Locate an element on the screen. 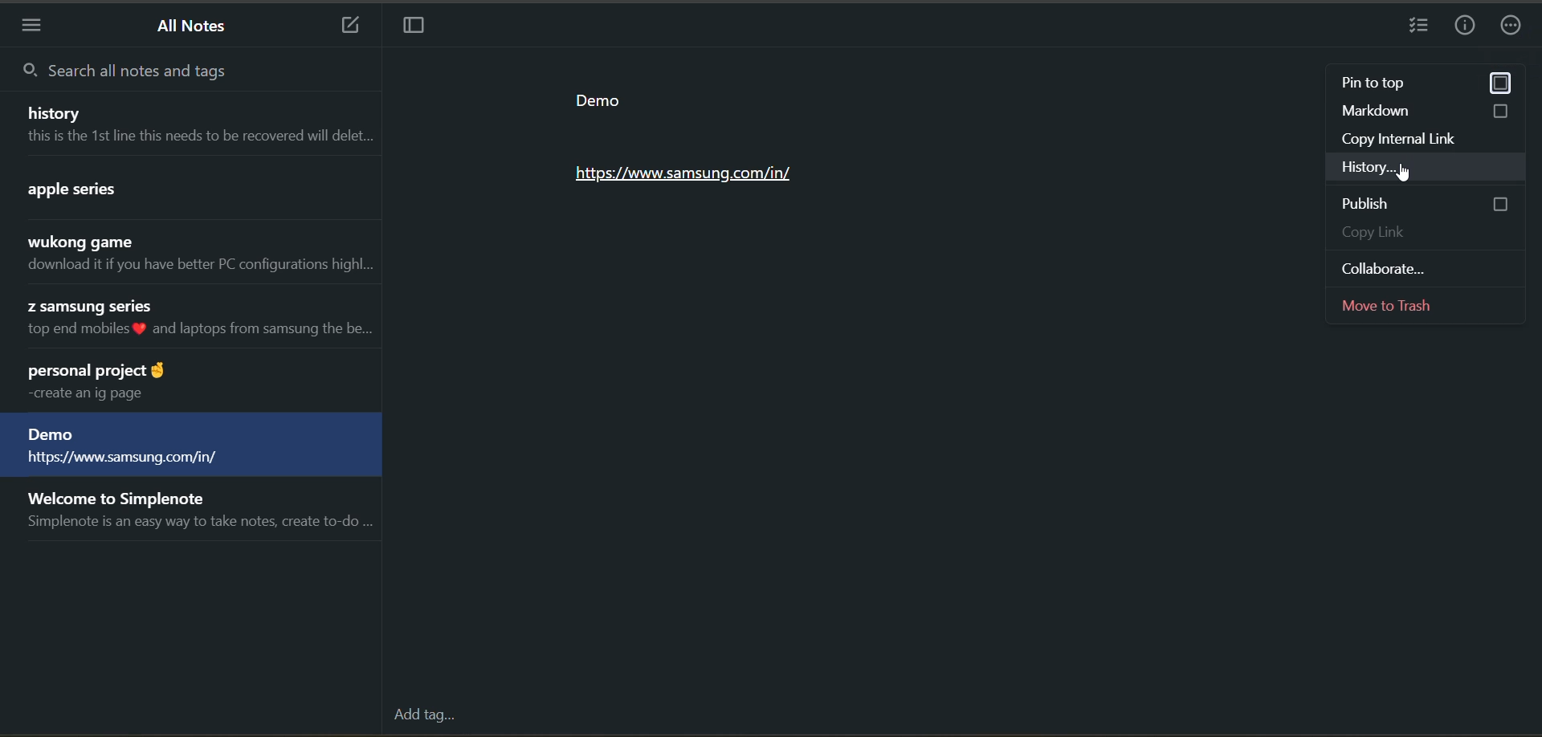 The width and height of the screenshot is (1542, 737). pin to top is located at coordinates (1426, 85).